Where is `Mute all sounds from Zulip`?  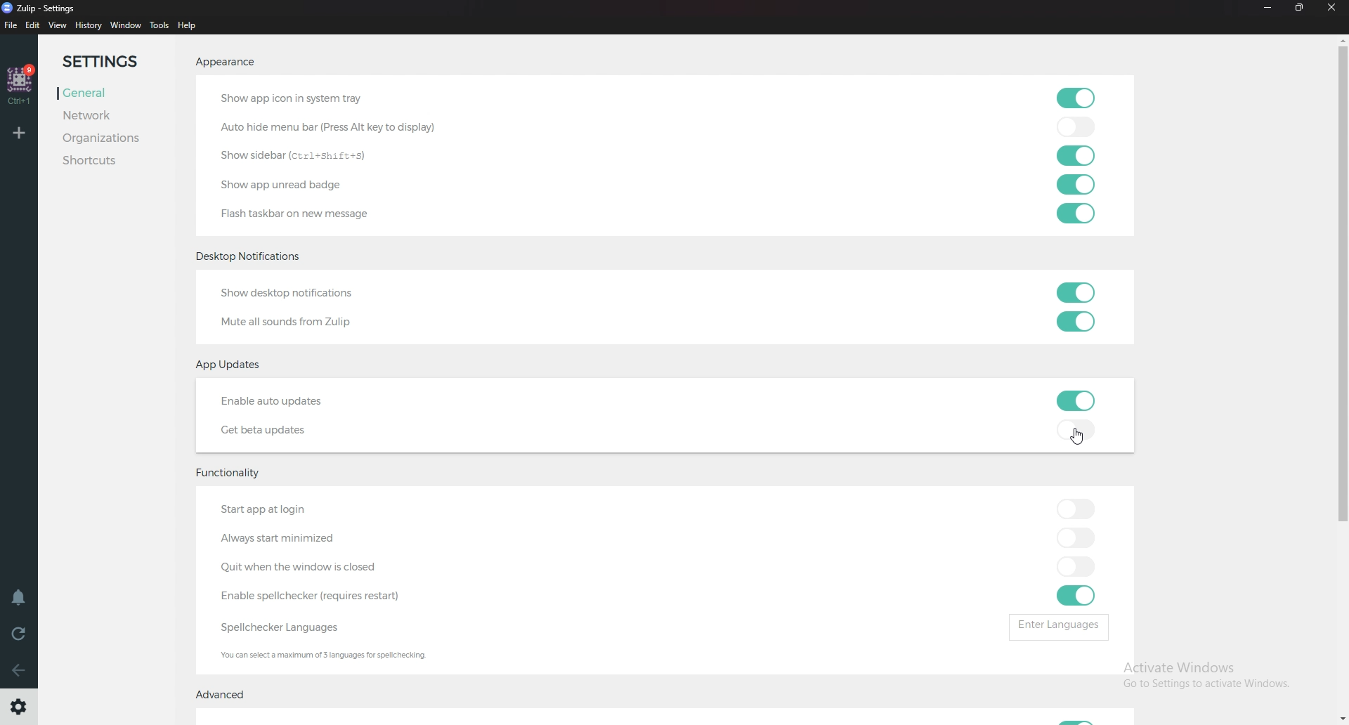 Mute all sounds from Zulip is located at coordinates (293, 322).